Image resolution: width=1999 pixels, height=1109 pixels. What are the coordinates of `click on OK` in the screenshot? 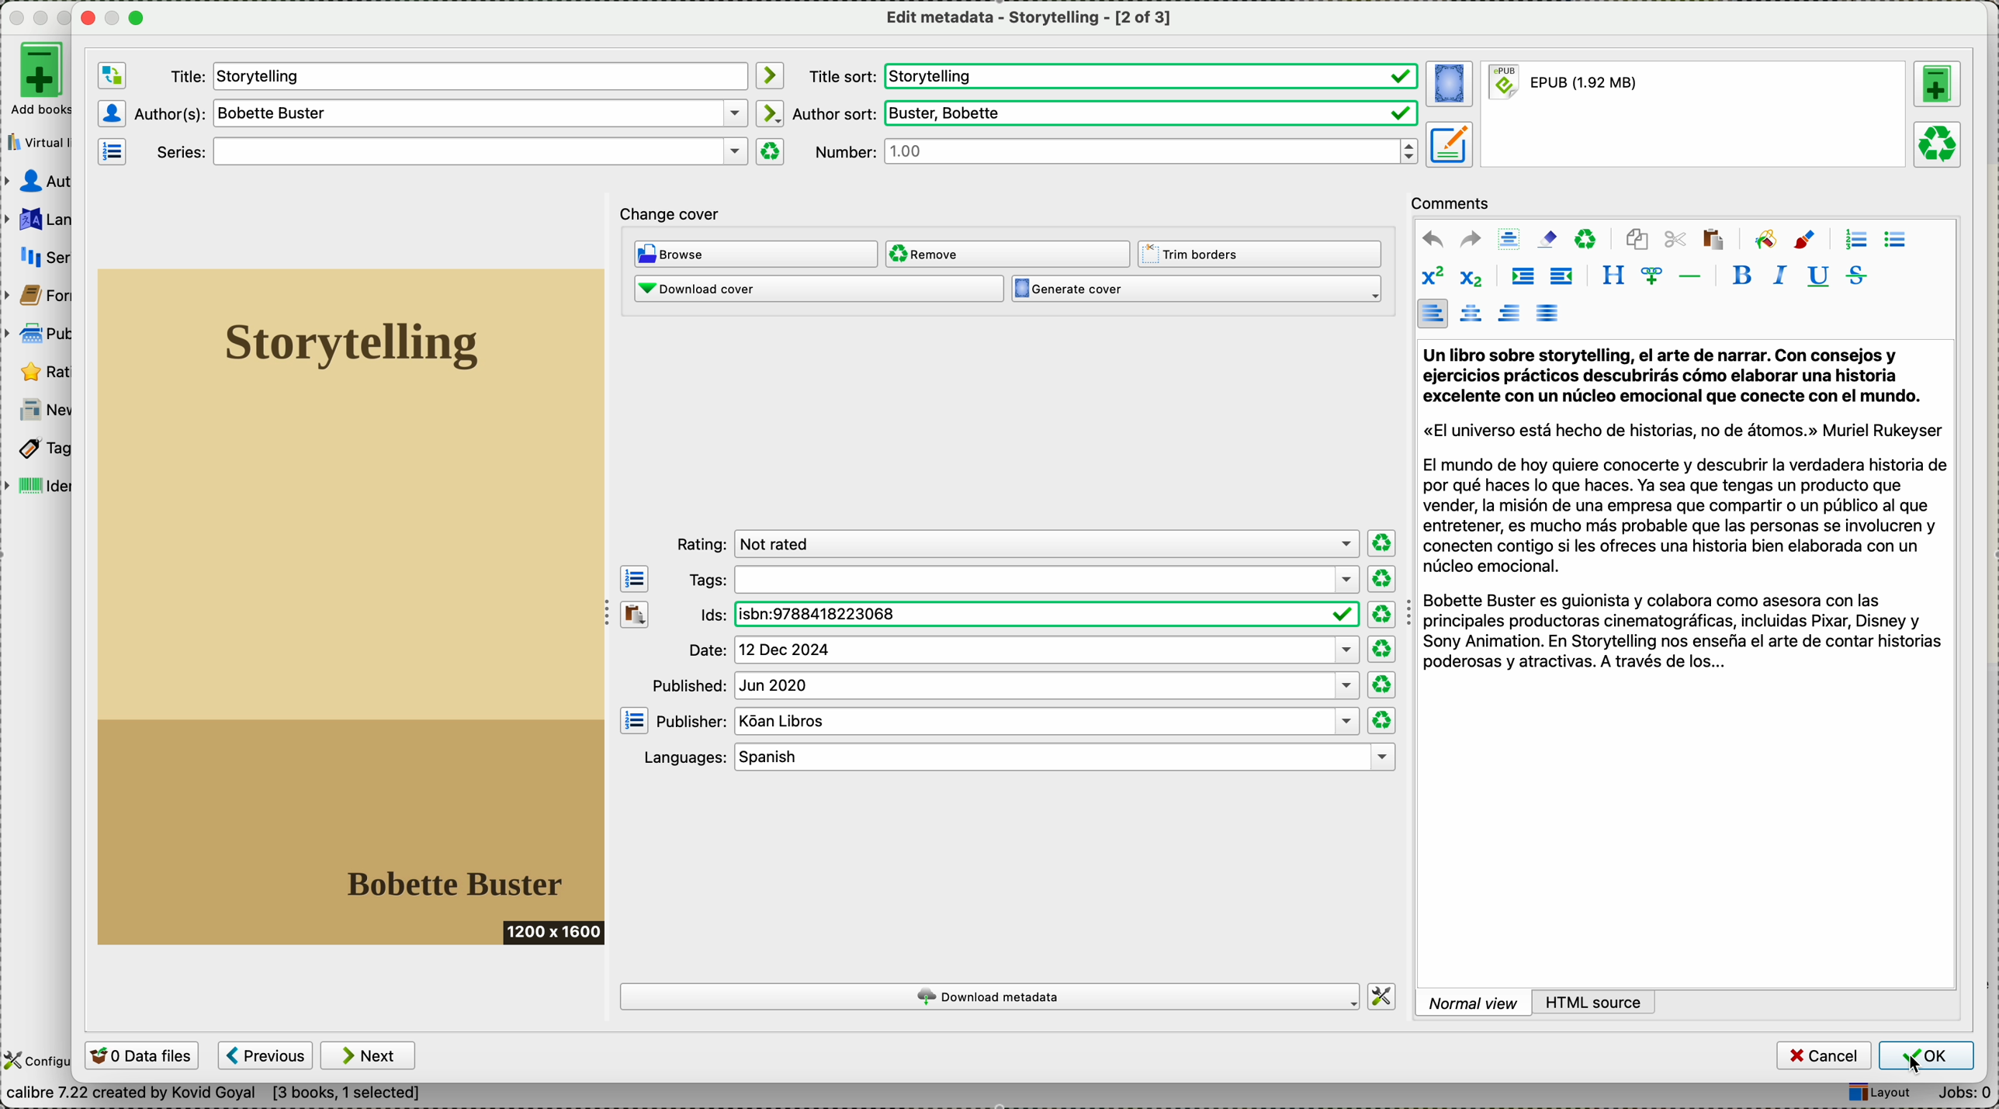 It's located at (1926, 1059).